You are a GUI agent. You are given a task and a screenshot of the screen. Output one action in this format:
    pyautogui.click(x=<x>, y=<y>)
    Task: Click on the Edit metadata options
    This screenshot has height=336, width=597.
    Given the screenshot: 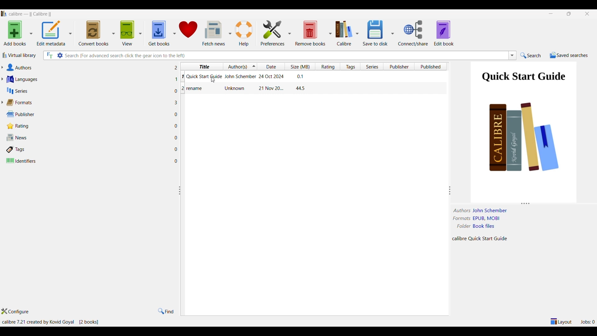 What is the action you would take?
    pyautogui.click(x=70, y=33)
    